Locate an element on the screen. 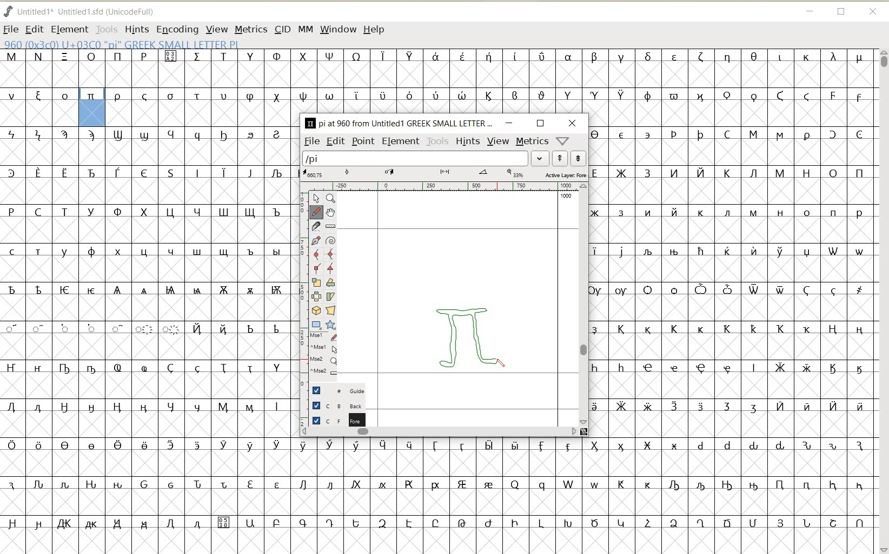 The image size is (889, 554). scale the selection is located at coordinates (315, 282).